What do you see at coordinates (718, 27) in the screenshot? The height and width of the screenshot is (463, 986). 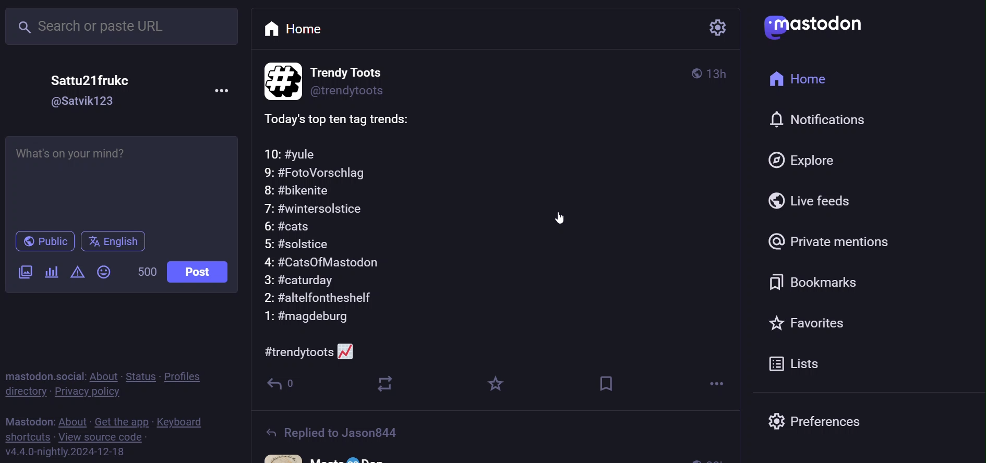 I see `setting` at bounding box center [718, 27].